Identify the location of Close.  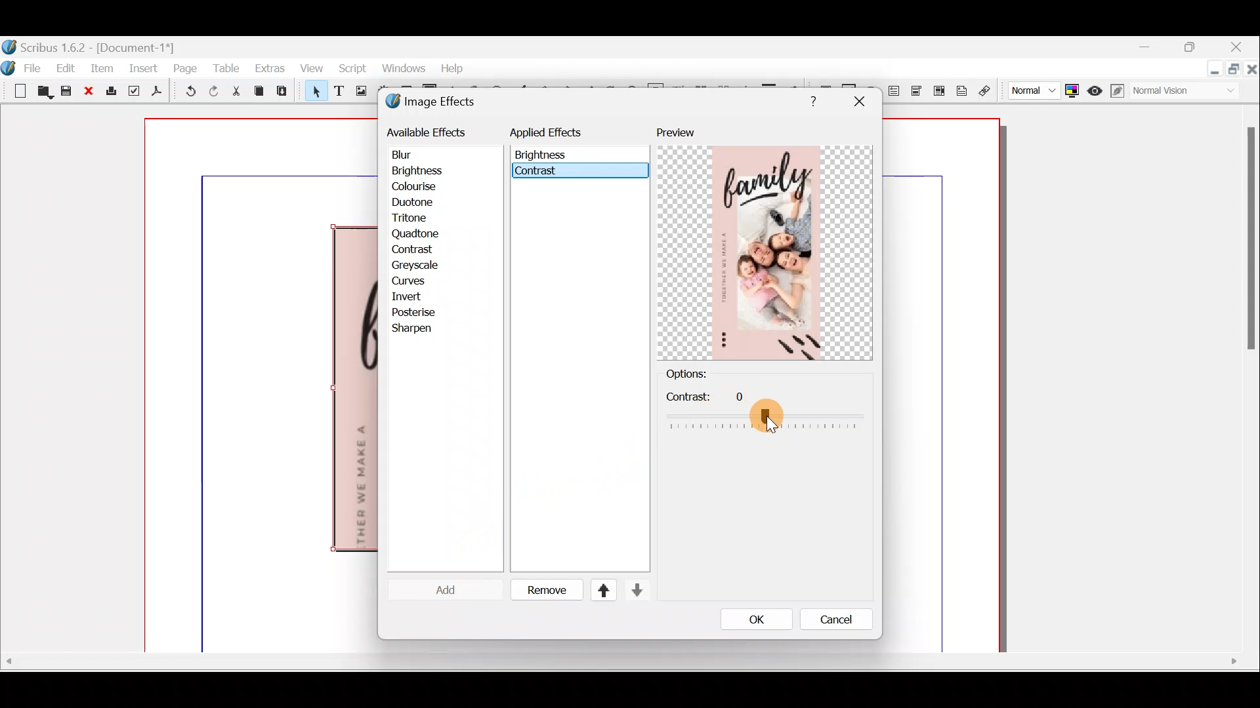
(87, 92).